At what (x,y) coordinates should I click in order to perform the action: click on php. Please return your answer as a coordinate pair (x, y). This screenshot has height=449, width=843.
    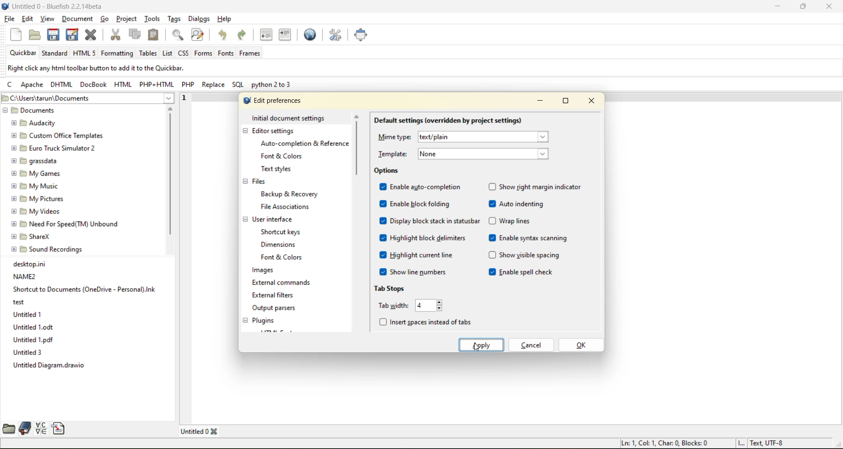
    Looking at the image, I should click on (188, 85).